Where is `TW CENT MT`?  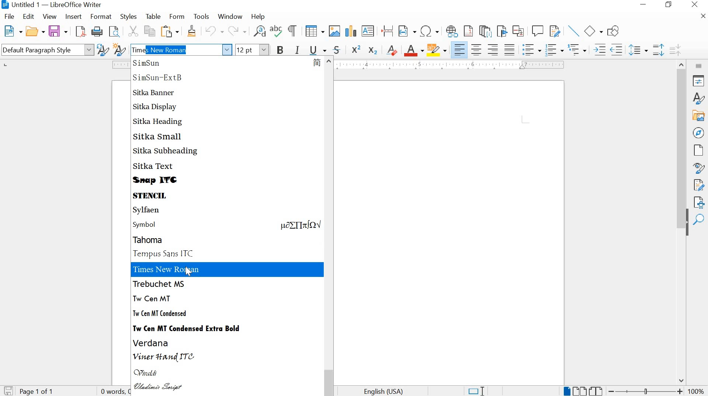 TW CENT MT is located at coordinates (155, 298).